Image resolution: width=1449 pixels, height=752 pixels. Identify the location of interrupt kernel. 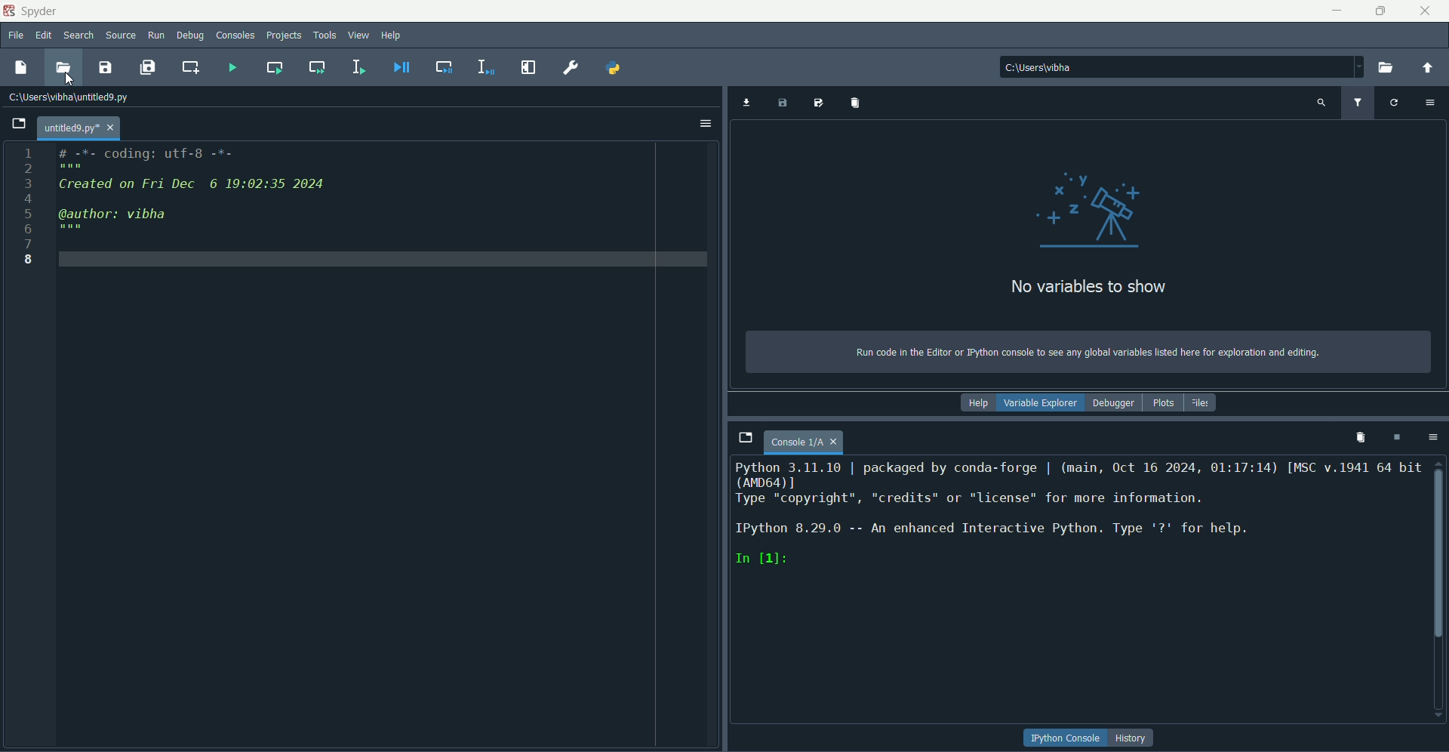
(1398, 438).